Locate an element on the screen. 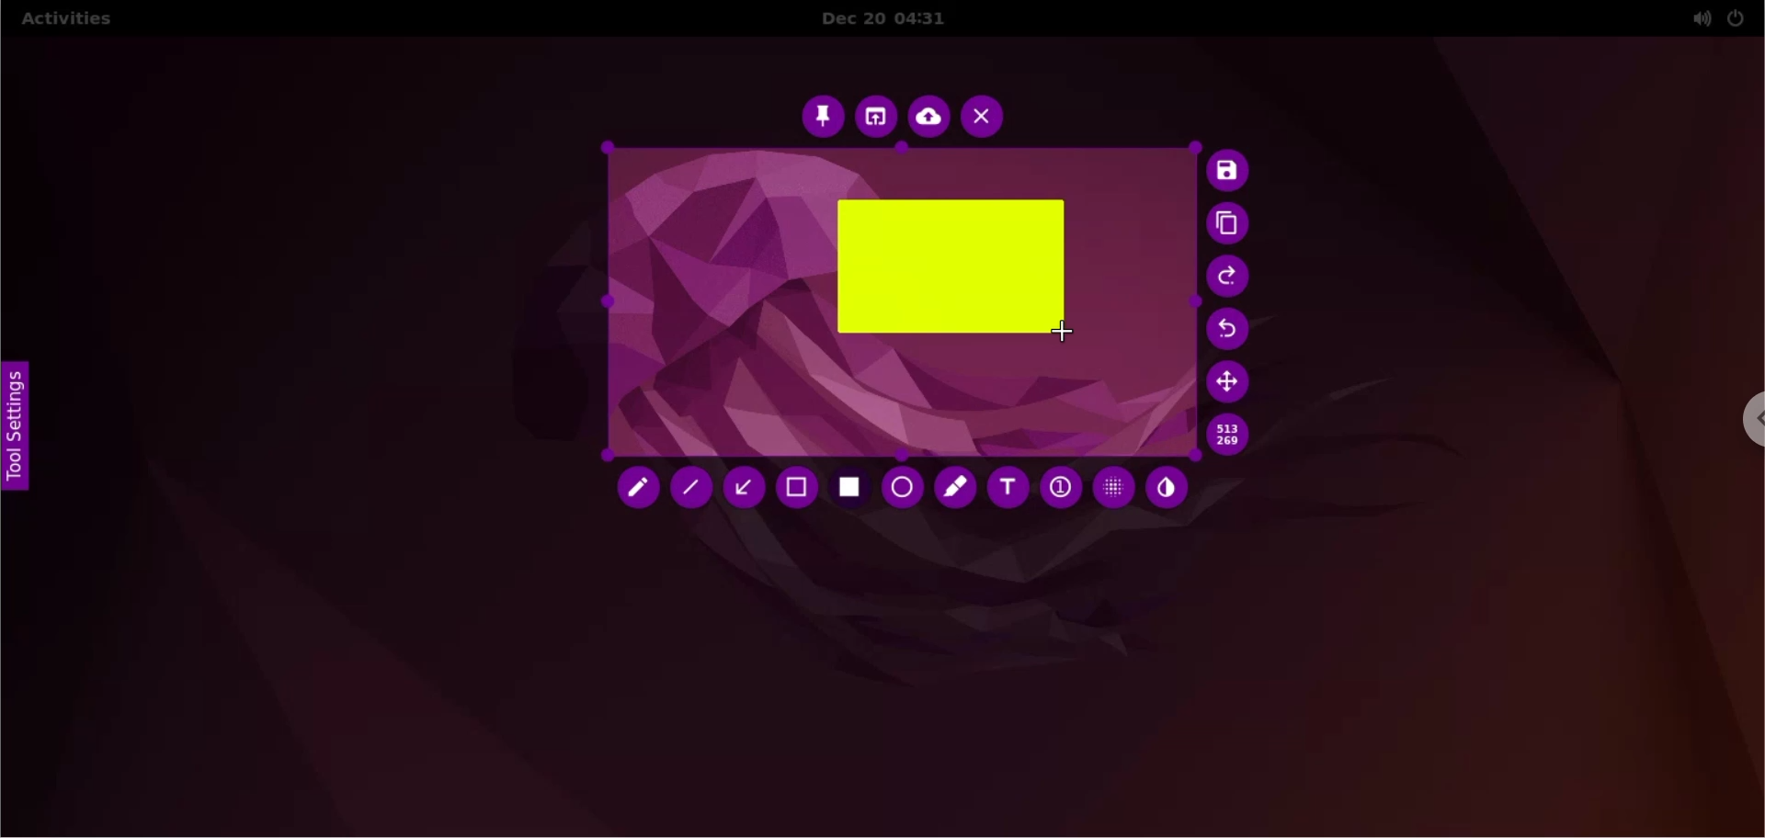 Image resolution: width=1765 pixels, height=838 pixels. x and y coordinate values is located at coordinates (1233, 437).